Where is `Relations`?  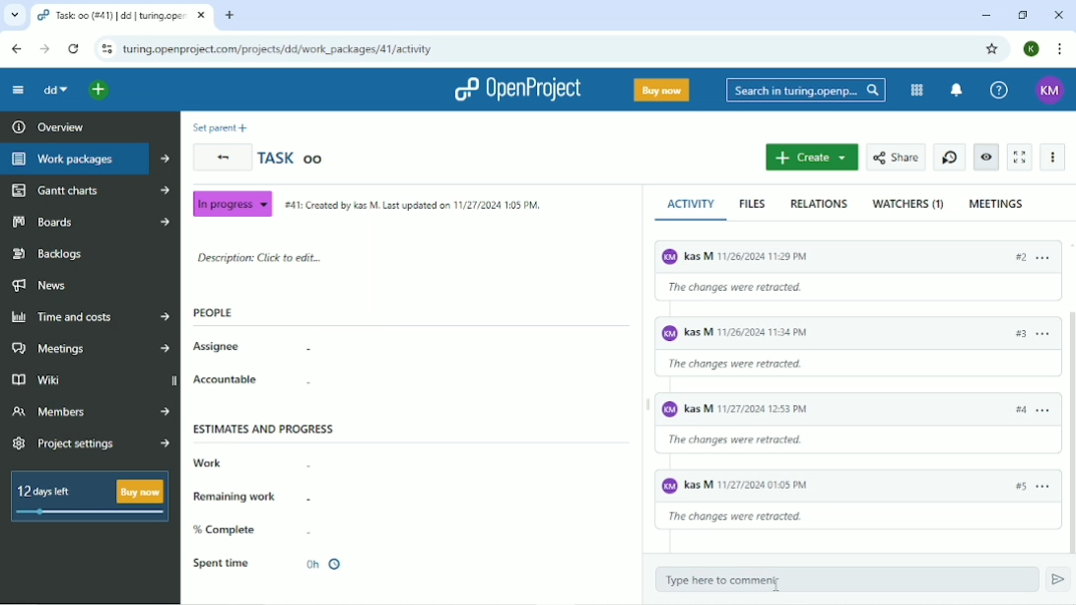
Relations is located at coordinates (819, 203).